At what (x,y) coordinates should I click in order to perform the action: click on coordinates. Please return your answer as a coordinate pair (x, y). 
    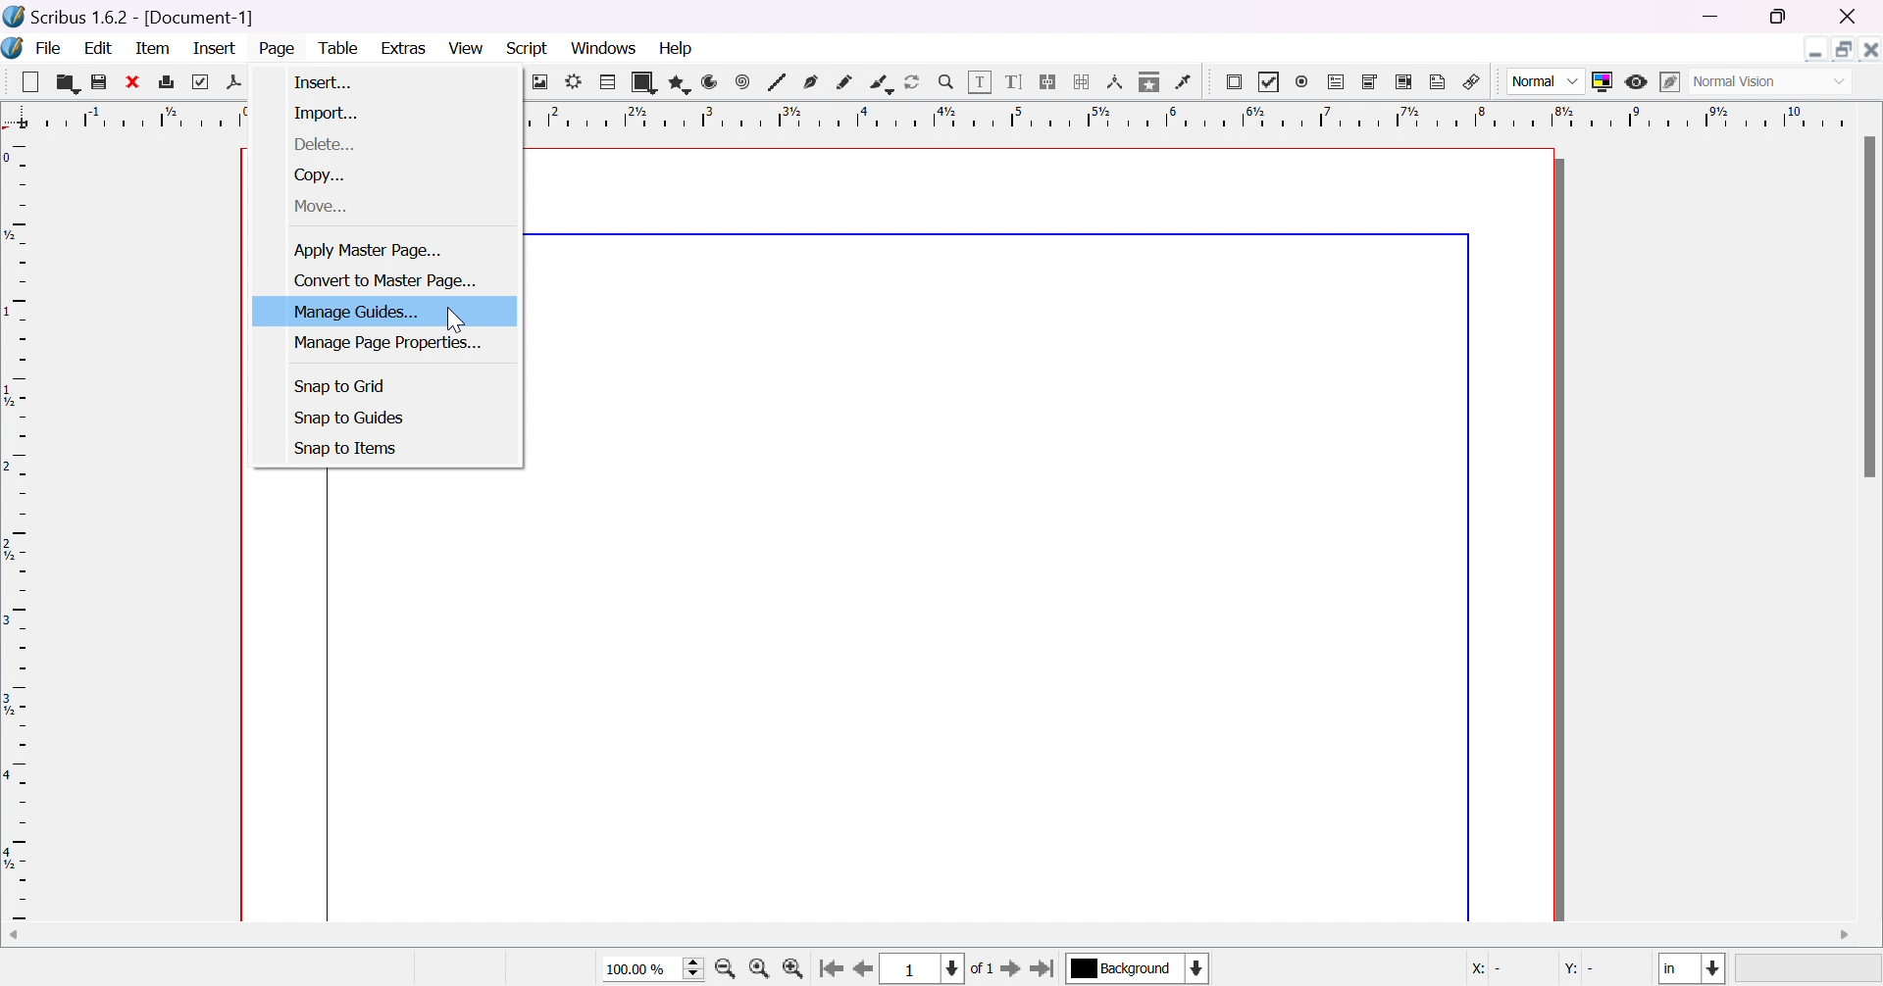
    Looking at the image, I should click on (1540, 971).